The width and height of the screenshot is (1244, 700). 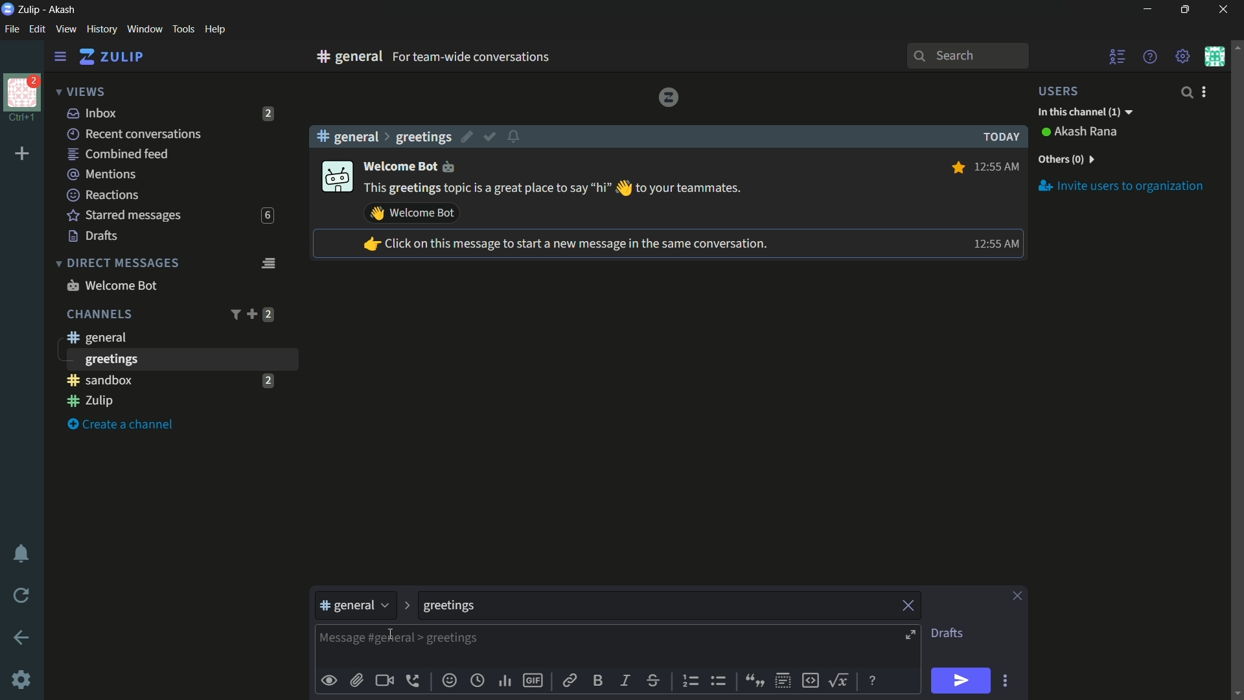 I want to click on create a channel, so click(x=124, y=425).